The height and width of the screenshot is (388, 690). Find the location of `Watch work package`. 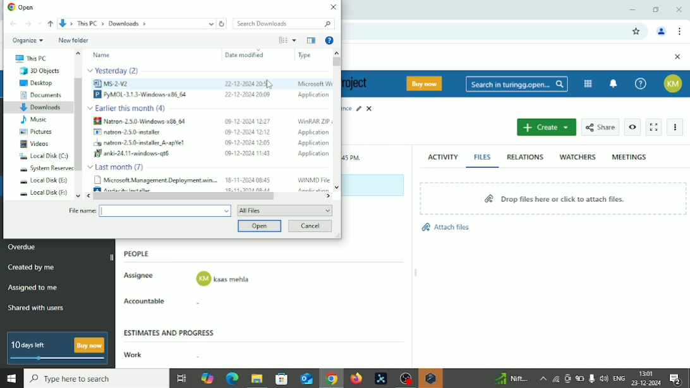

Watch work package is located at coordinates (633, 127).